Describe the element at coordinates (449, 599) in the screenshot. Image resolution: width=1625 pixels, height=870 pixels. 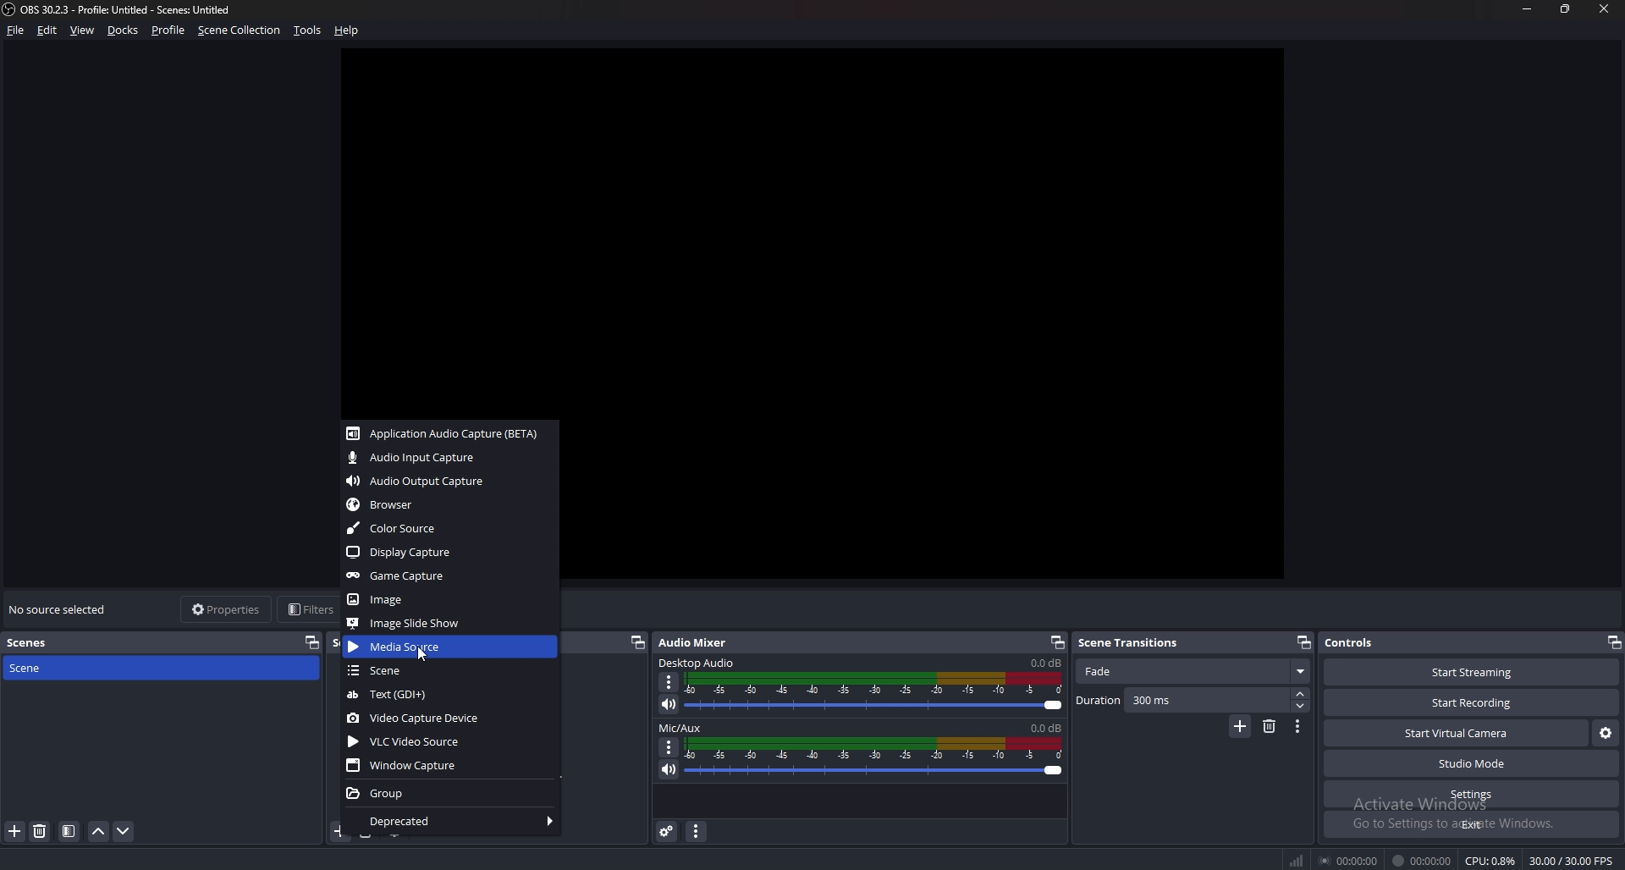
I see `Image` at that location.